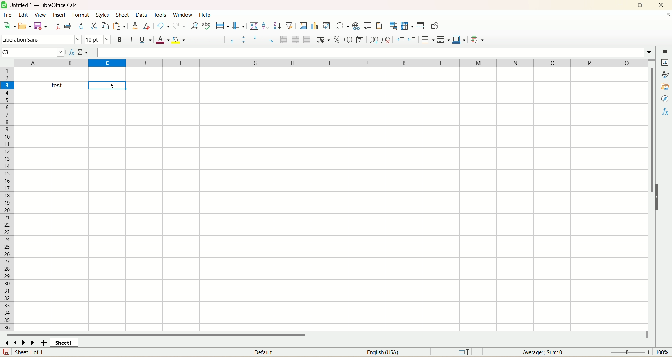 This screenshot has width=672, height=357. What do you see at coordinates (30, 352) in the screenshot?
I see `sheet 1 of 1` at bounding box center [30, 352].